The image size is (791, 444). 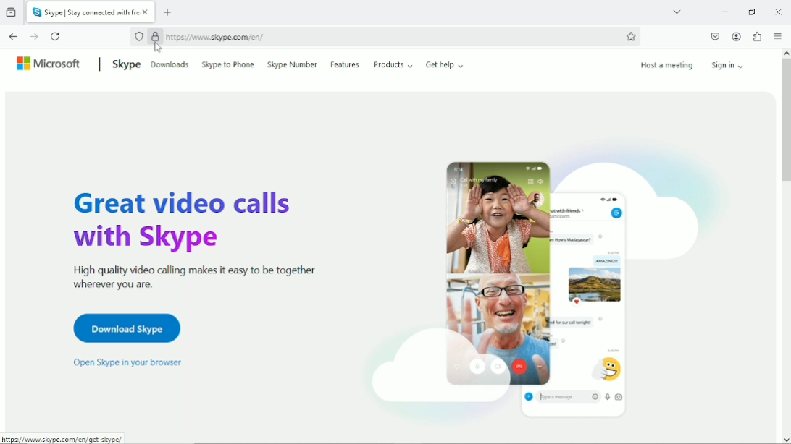 What do you see at coordinates (666, 65) in the screenshot?
I see `Host a meeting` at bounding box center [666, 65].